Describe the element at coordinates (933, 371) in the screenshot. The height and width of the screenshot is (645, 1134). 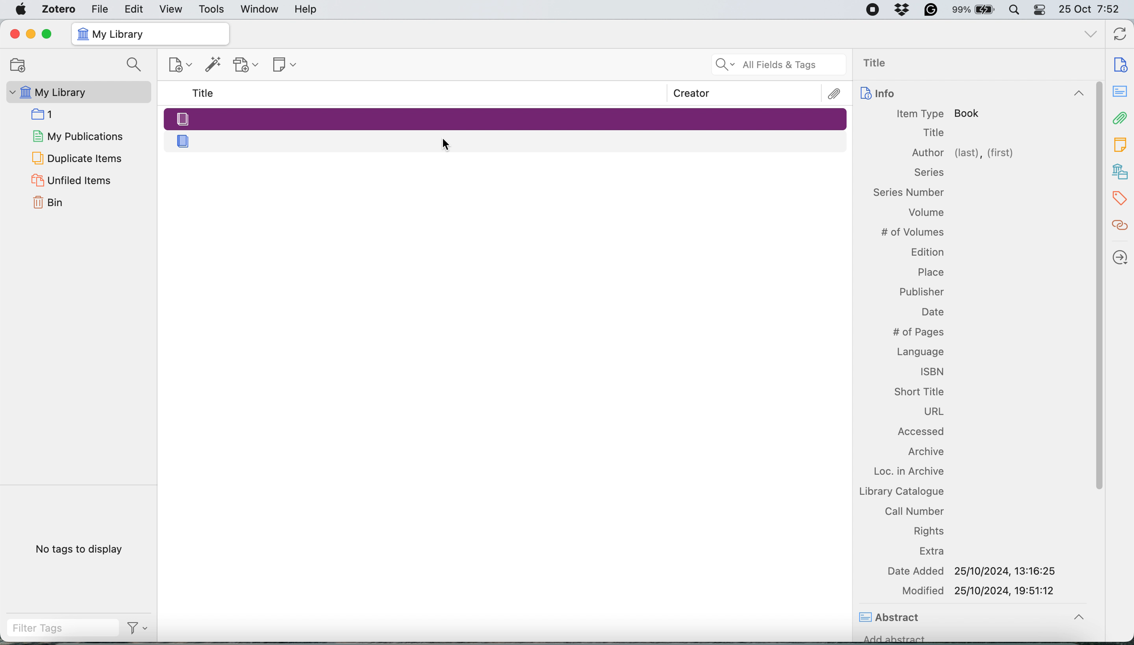
I see `ISBN` at that location.